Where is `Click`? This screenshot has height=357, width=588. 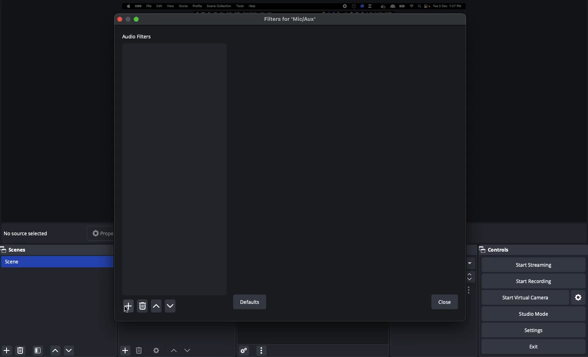 Click is located at coordinates (126, 311).